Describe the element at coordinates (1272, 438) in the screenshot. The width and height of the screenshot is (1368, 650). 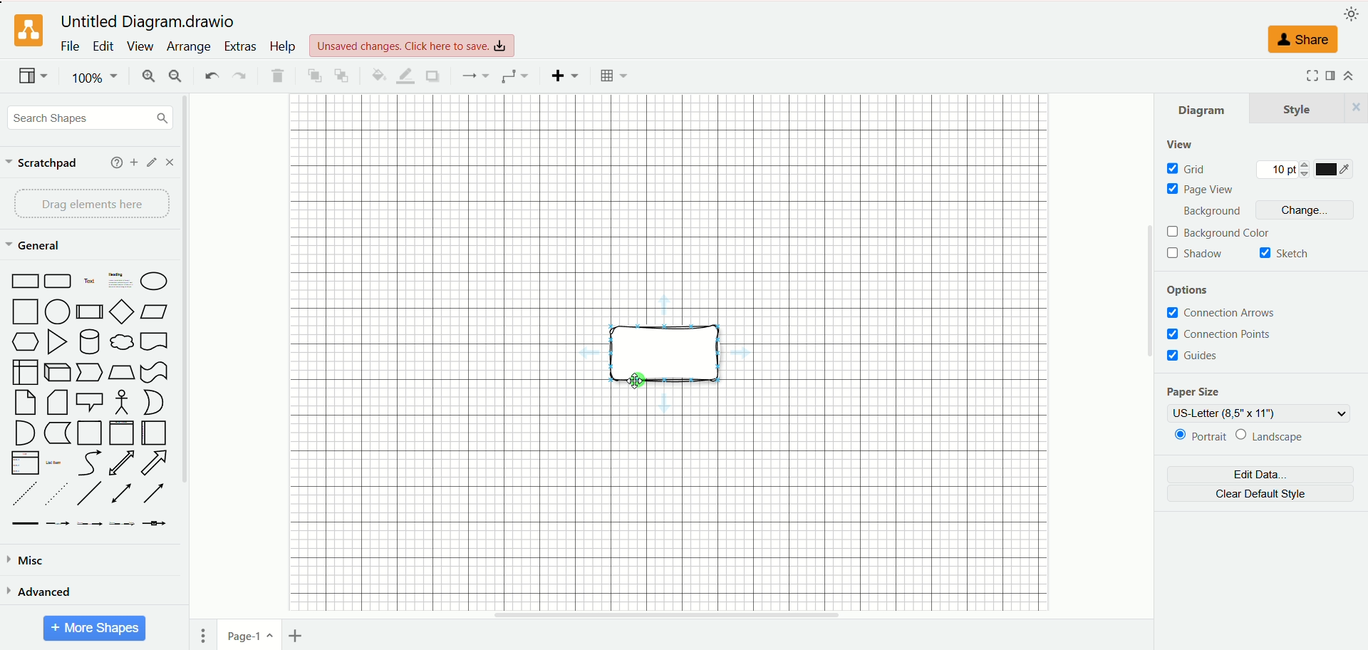
I see `landscape` at that location.